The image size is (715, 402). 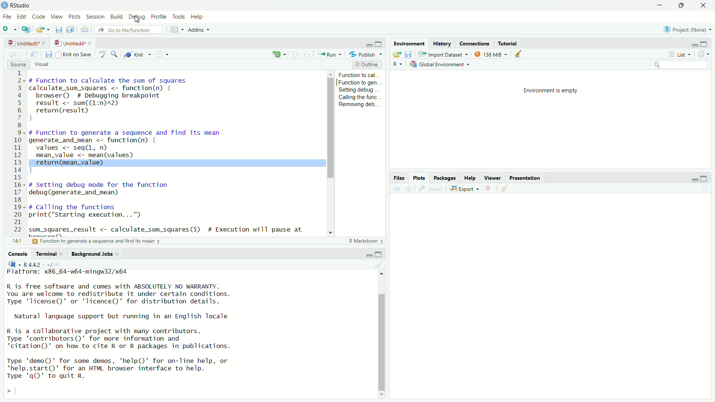 What do you see at coordinates (22, 5) in the screenshot?
I see `RStudio` at bounding box center [22, 5].